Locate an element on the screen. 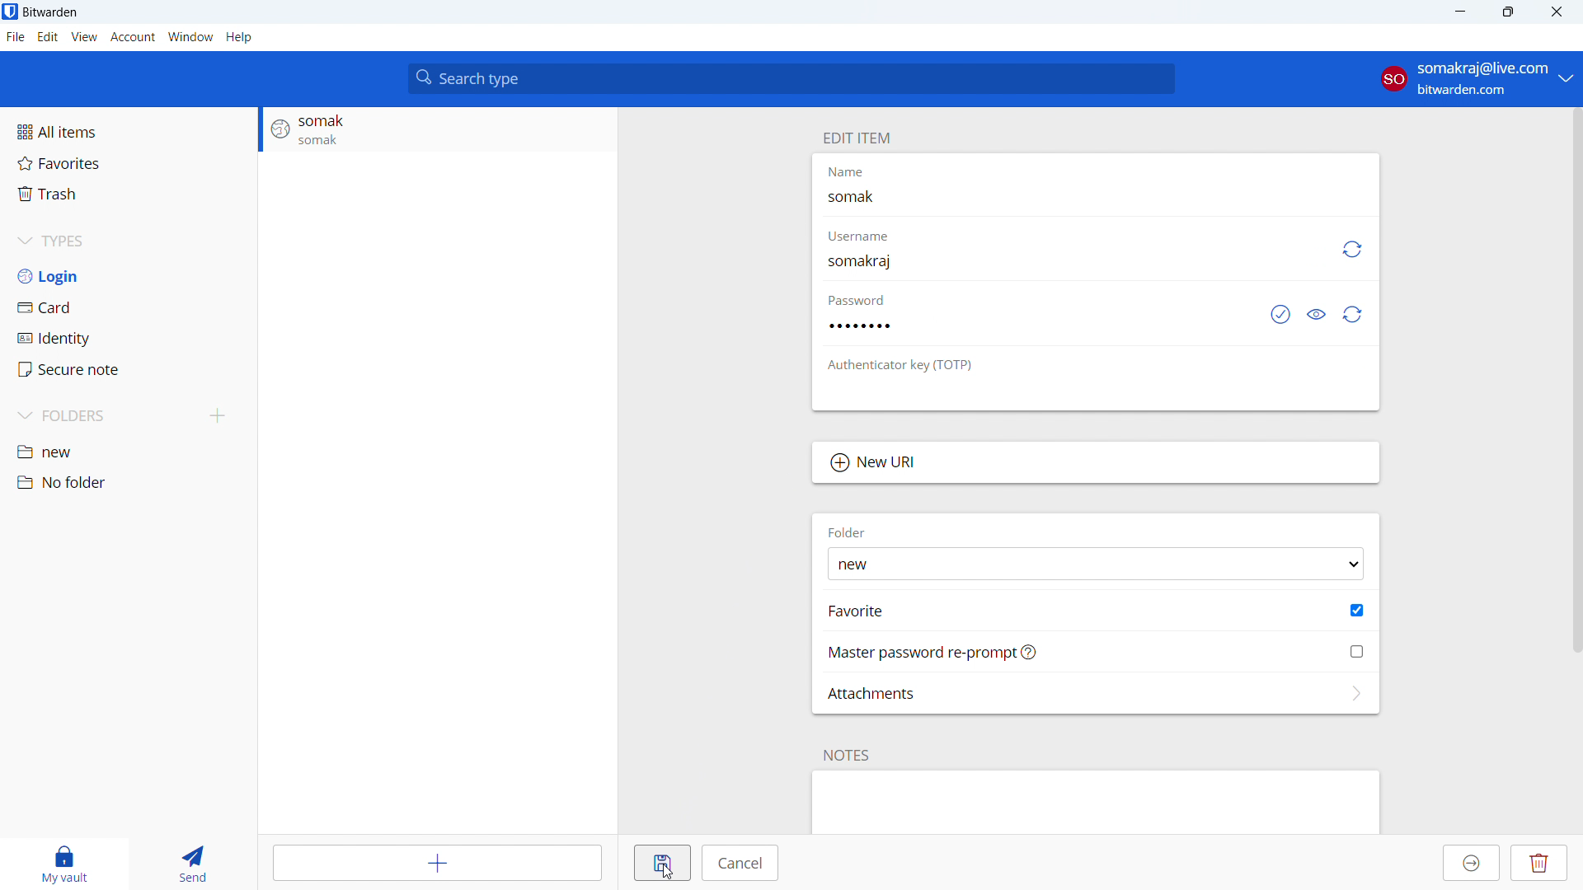  add attachments is located at coordinates (1096, 693).